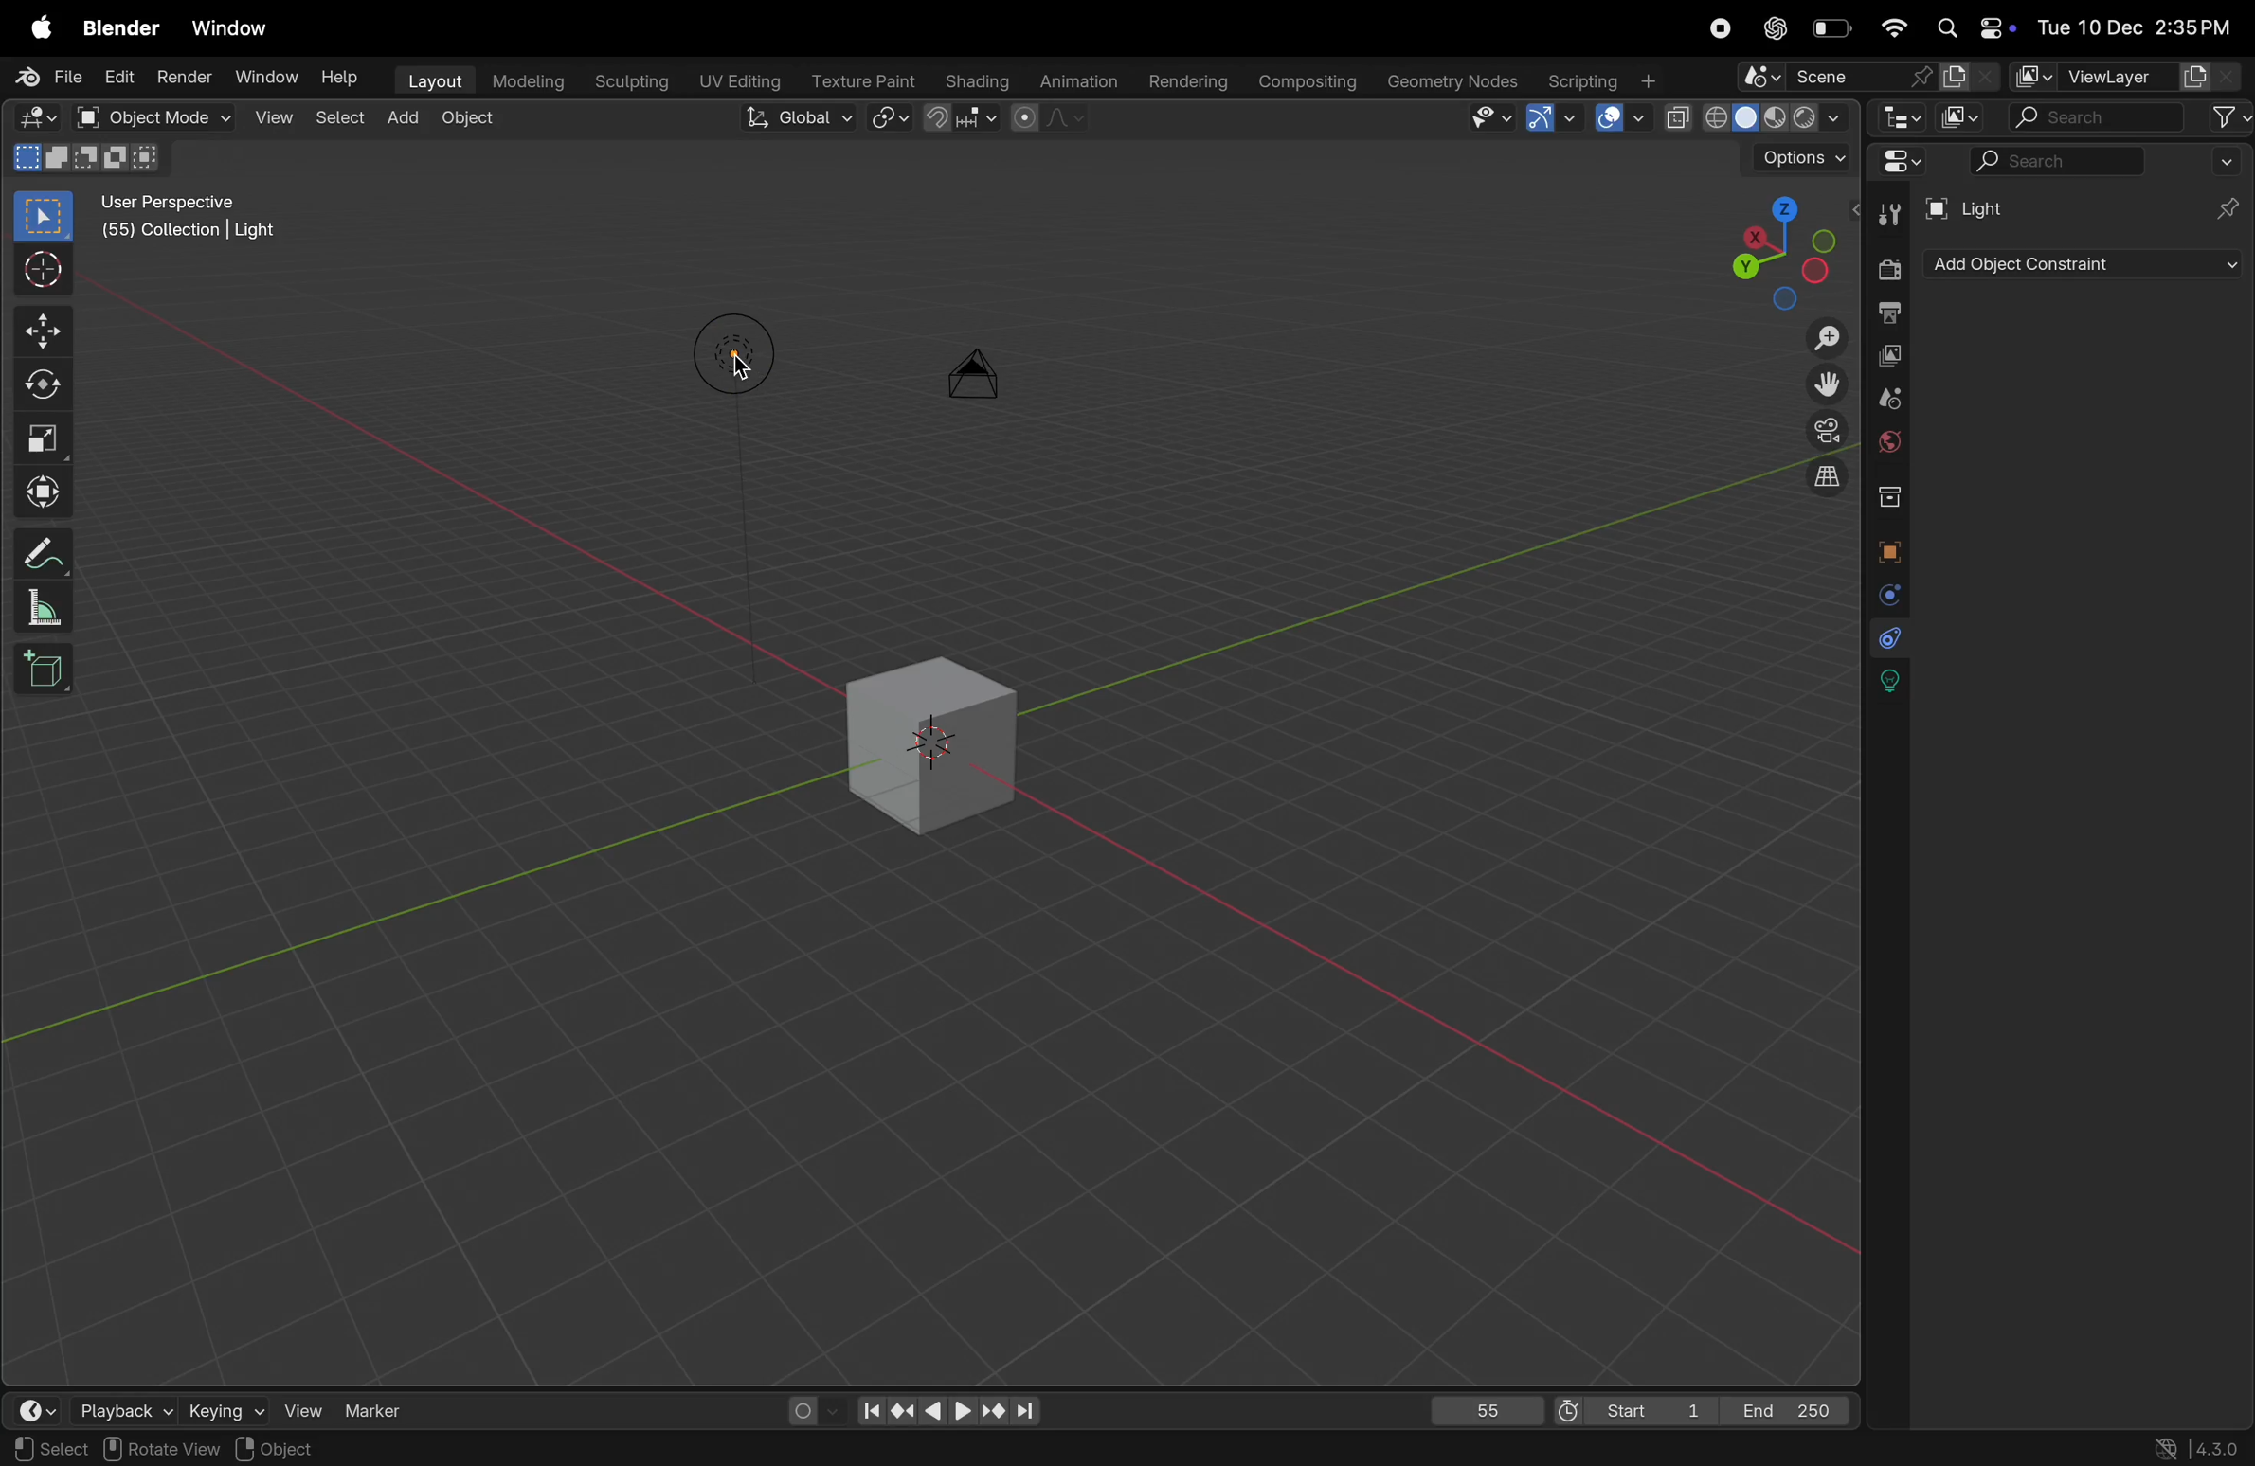 The height and width of the screenshot is (1466, 2255). What do you see at coordinates (2228, 207) in the screenshot?
I see `pins` at bounding box center [2228, 207].